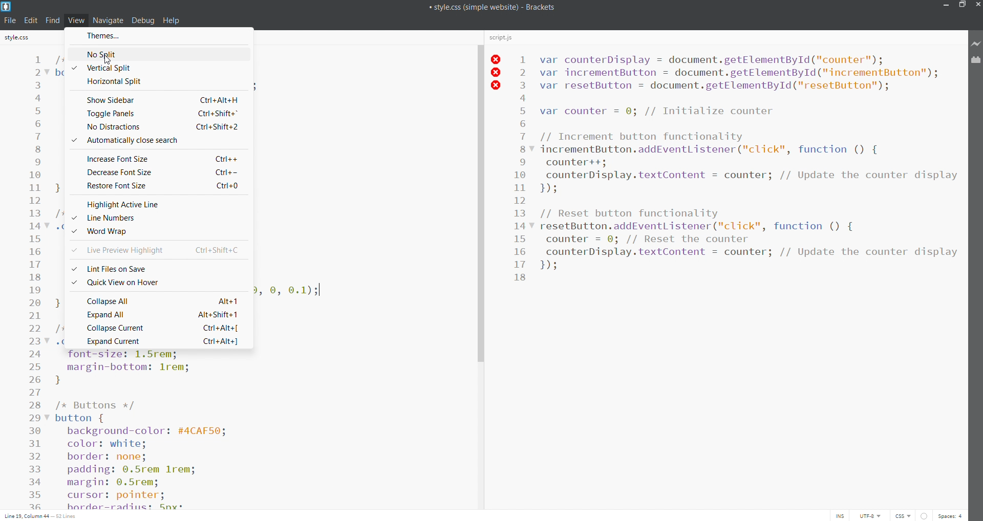 Image resolution: width=983 pixels, height=521 pixels. What do you see at coordinates (843, 515) in the screenshot?
I see `toggle cursor` at bounding box center [843, 515].